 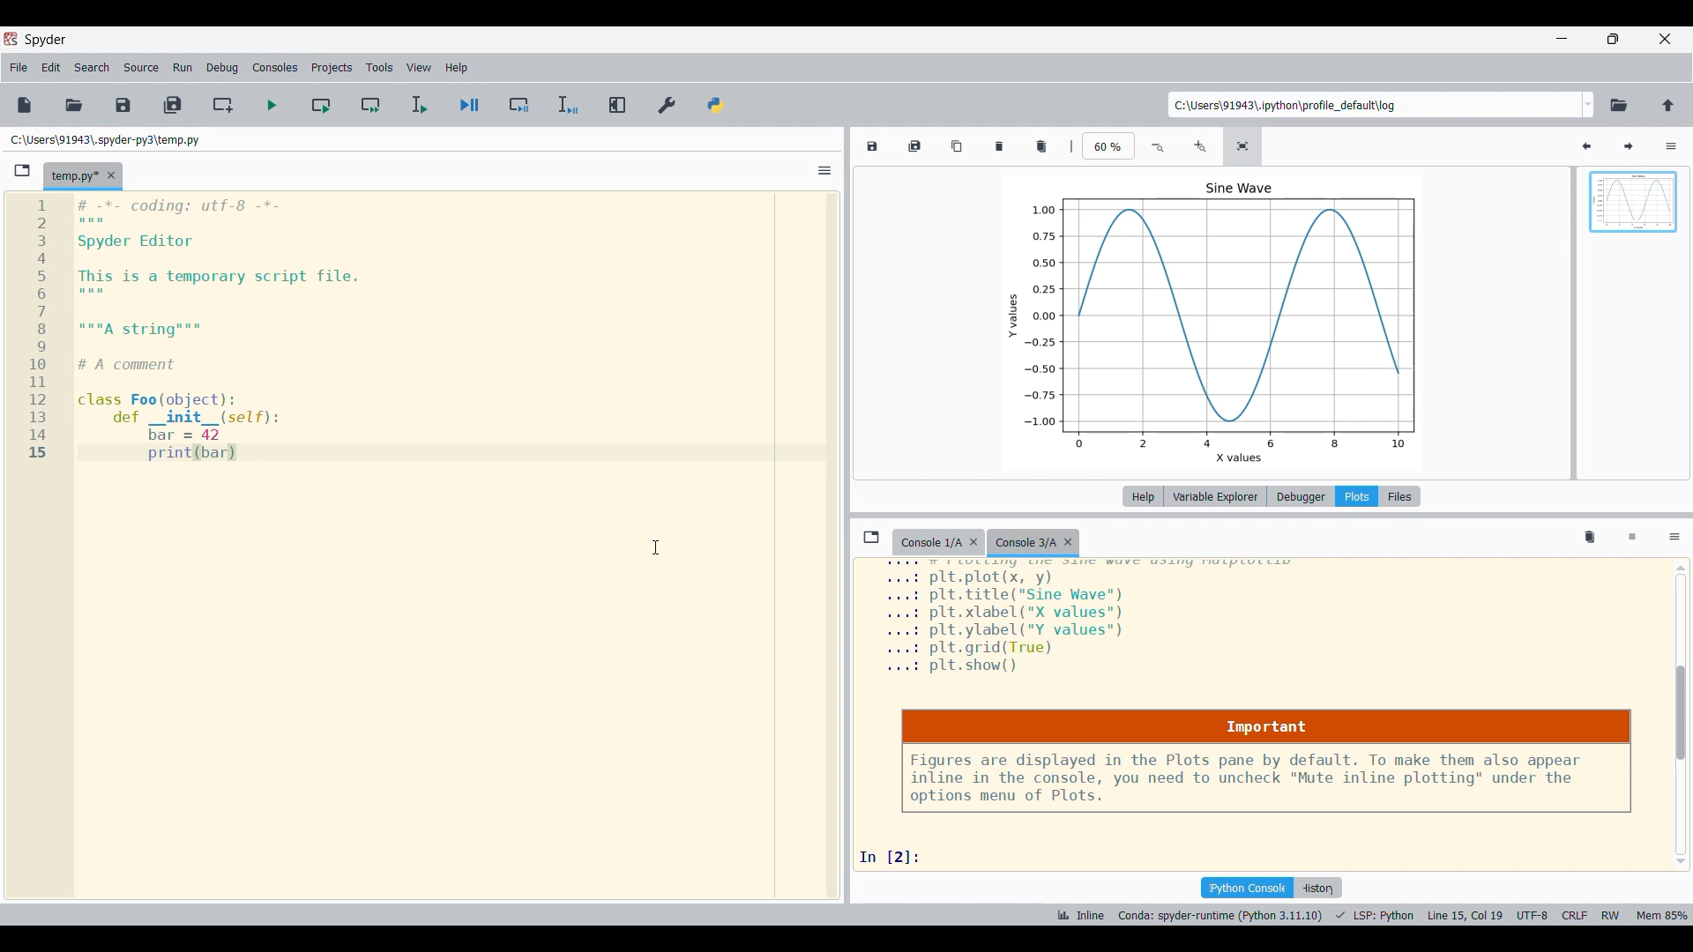 I want to click on vertical scroll bar, so click(x=1682, y=718).